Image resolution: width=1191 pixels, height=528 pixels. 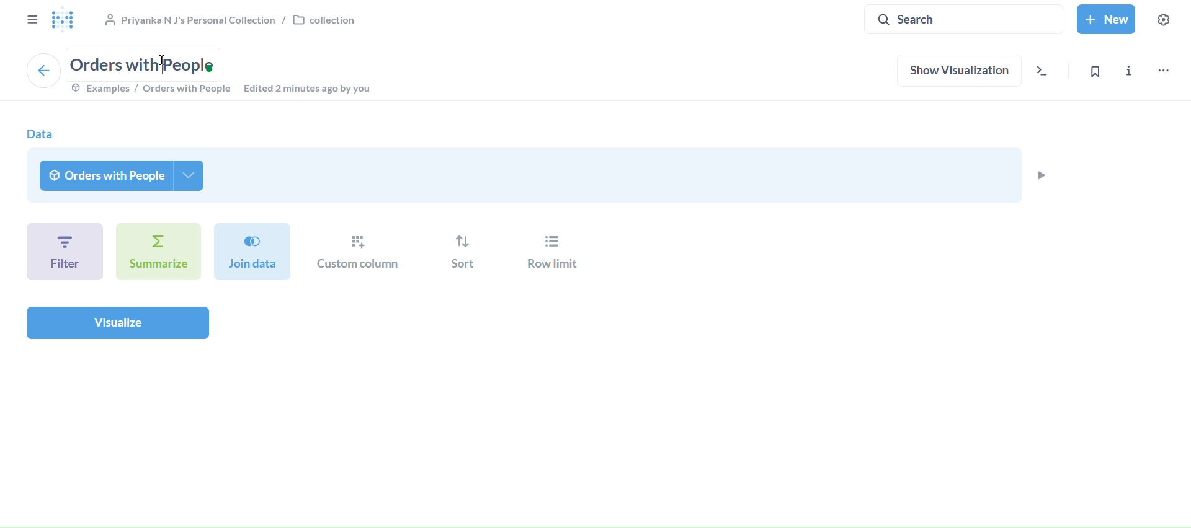 What do you see at coordinates (146, 63) in the screenshot?
I see `orders with people` at bounding box center [146, 63].